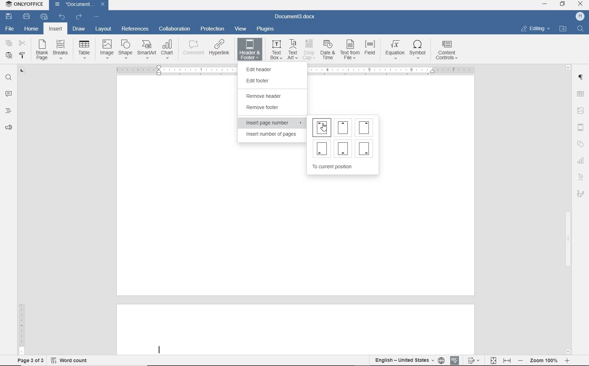 This screenshot has width=589, height=366. Describe the element at coordinates (266, 81) in the screenshot. I see `EDIT FOOTER` at that location.